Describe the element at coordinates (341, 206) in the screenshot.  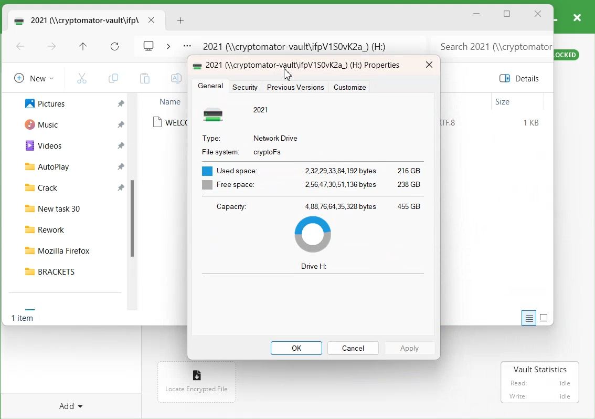
I see `4.88,76.64.35.328 bytes.` at that location.